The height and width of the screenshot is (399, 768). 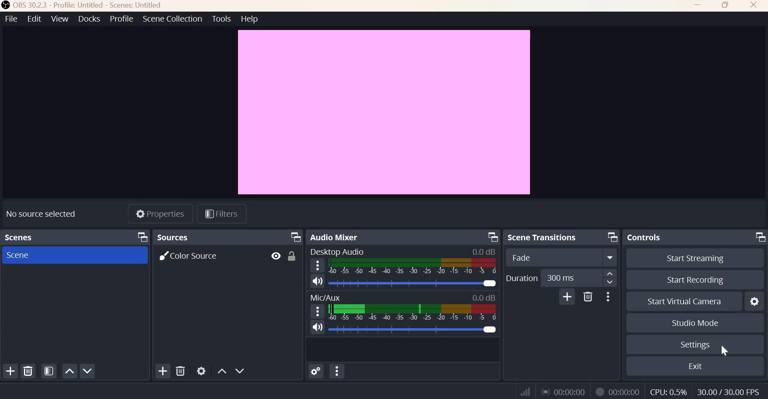 What do you see at coordinates (694, 345) in the screenshot?
I see `Settings` at bounding box center [694, 345].